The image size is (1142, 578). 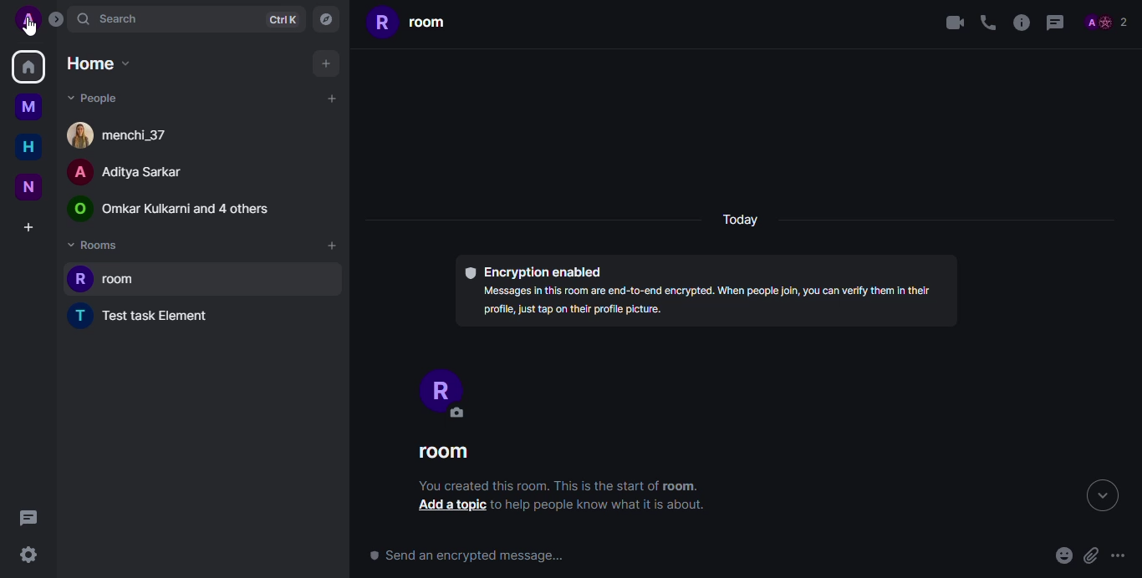 I want to click on to help people know what is this about., so click(x=604, y=506).